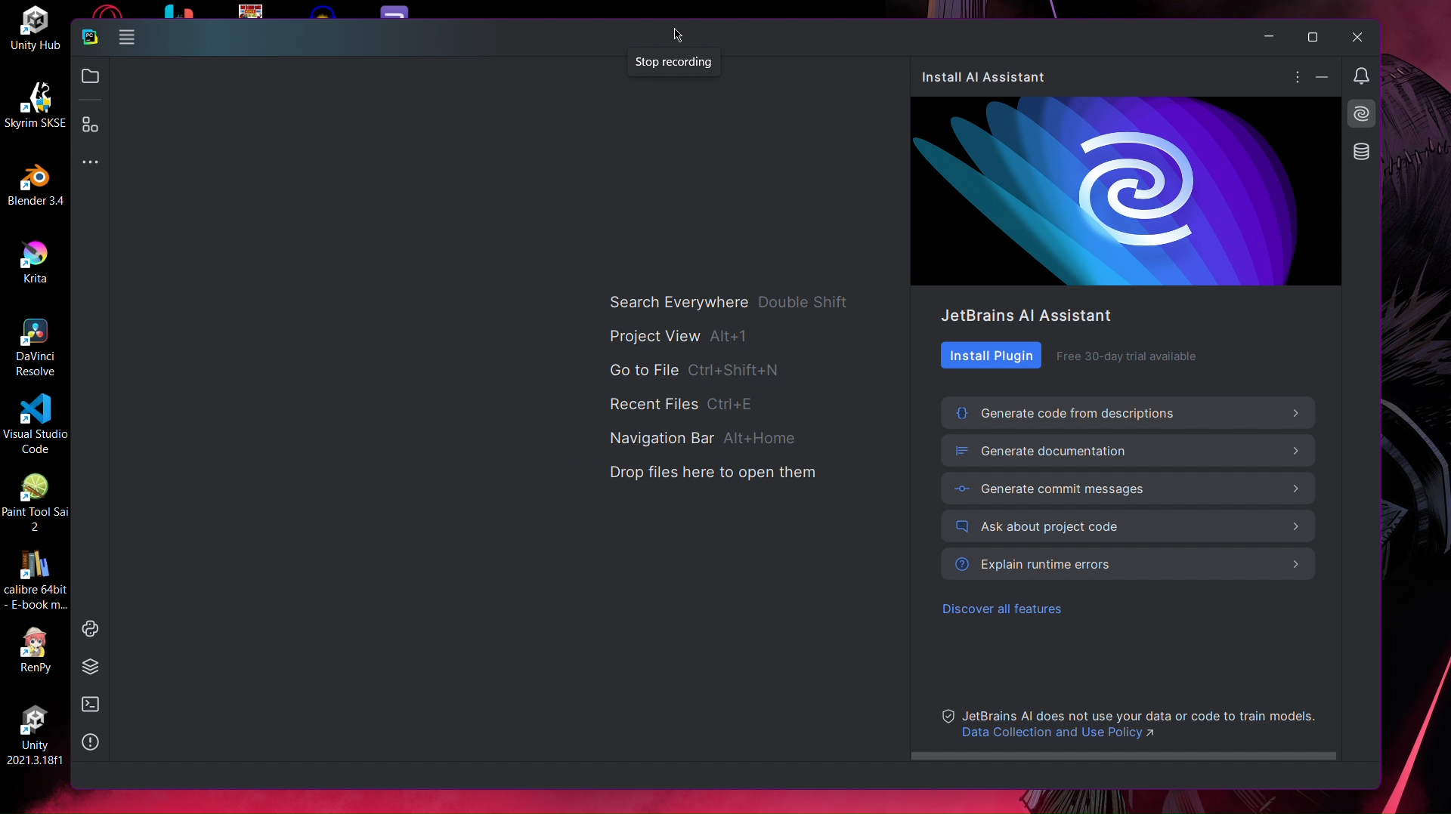  What do you see at coordinates (1143, 714) in the screenshot?
I see `JetBrains AI does not use your data or code to train models` at bounding box center [1143, 714].